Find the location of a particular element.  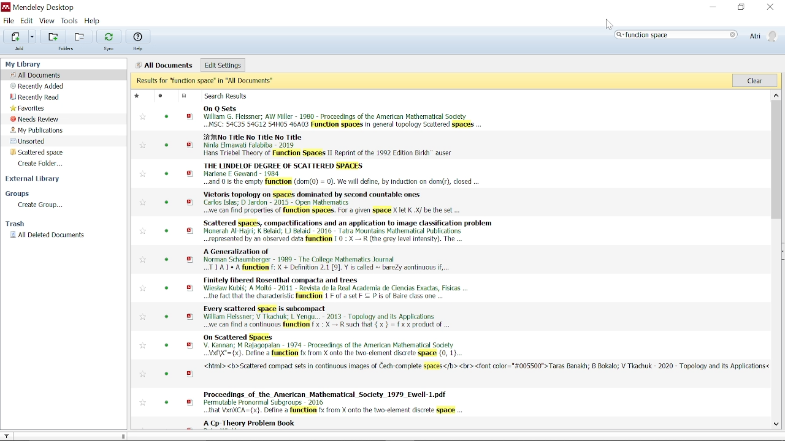

Marked as read/unread is located at coordinates (164, 96).